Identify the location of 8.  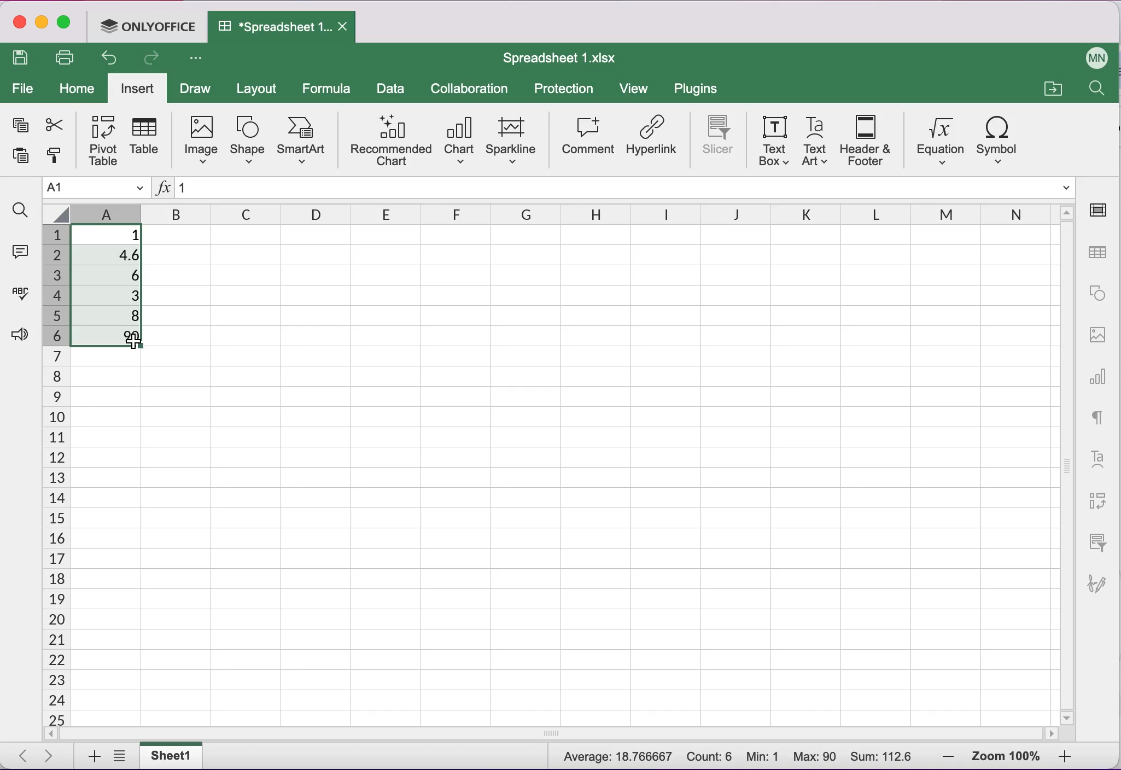
(114, 314).